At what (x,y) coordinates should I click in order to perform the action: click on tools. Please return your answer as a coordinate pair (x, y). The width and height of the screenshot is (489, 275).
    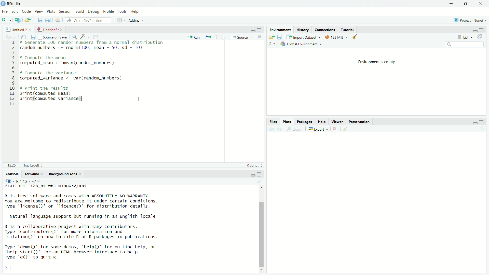
    Looking at the image, I should click on (122, 11).